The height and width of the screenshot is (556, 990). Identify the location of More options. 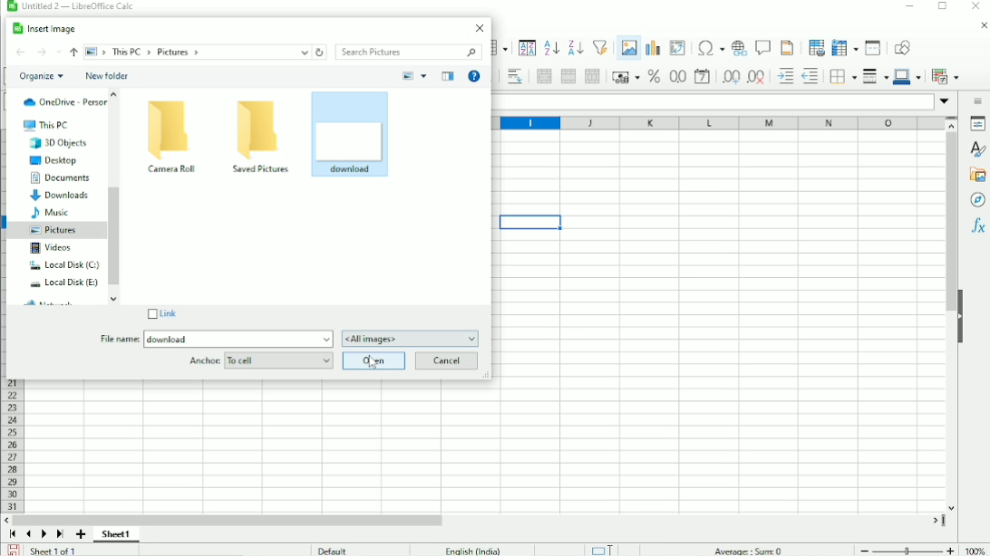
(423, 75).